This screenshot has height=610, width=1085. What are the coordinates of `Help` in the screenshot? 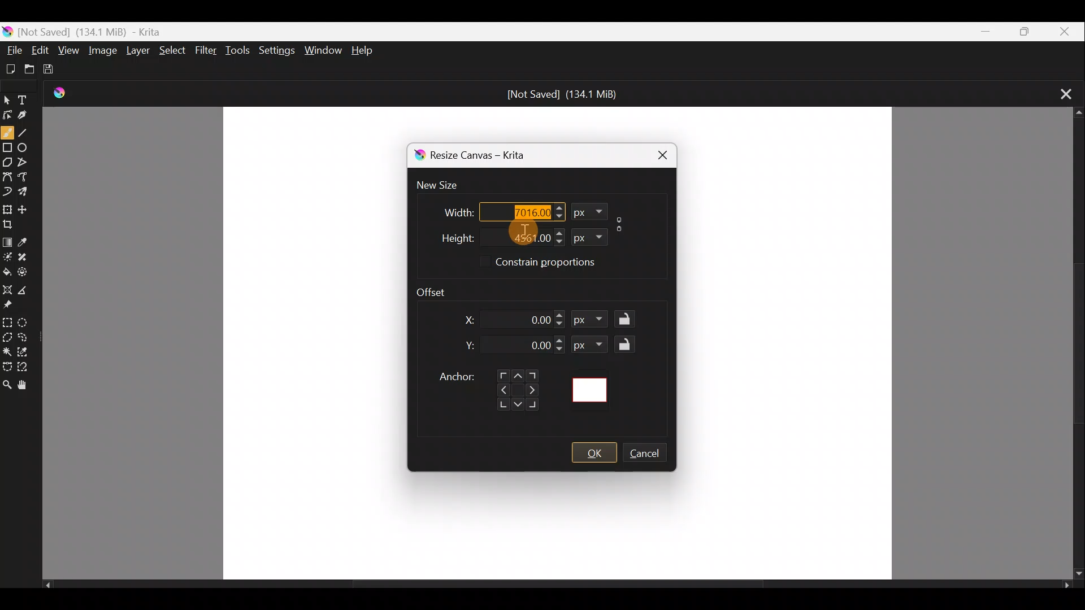 It's located at (366, 50).